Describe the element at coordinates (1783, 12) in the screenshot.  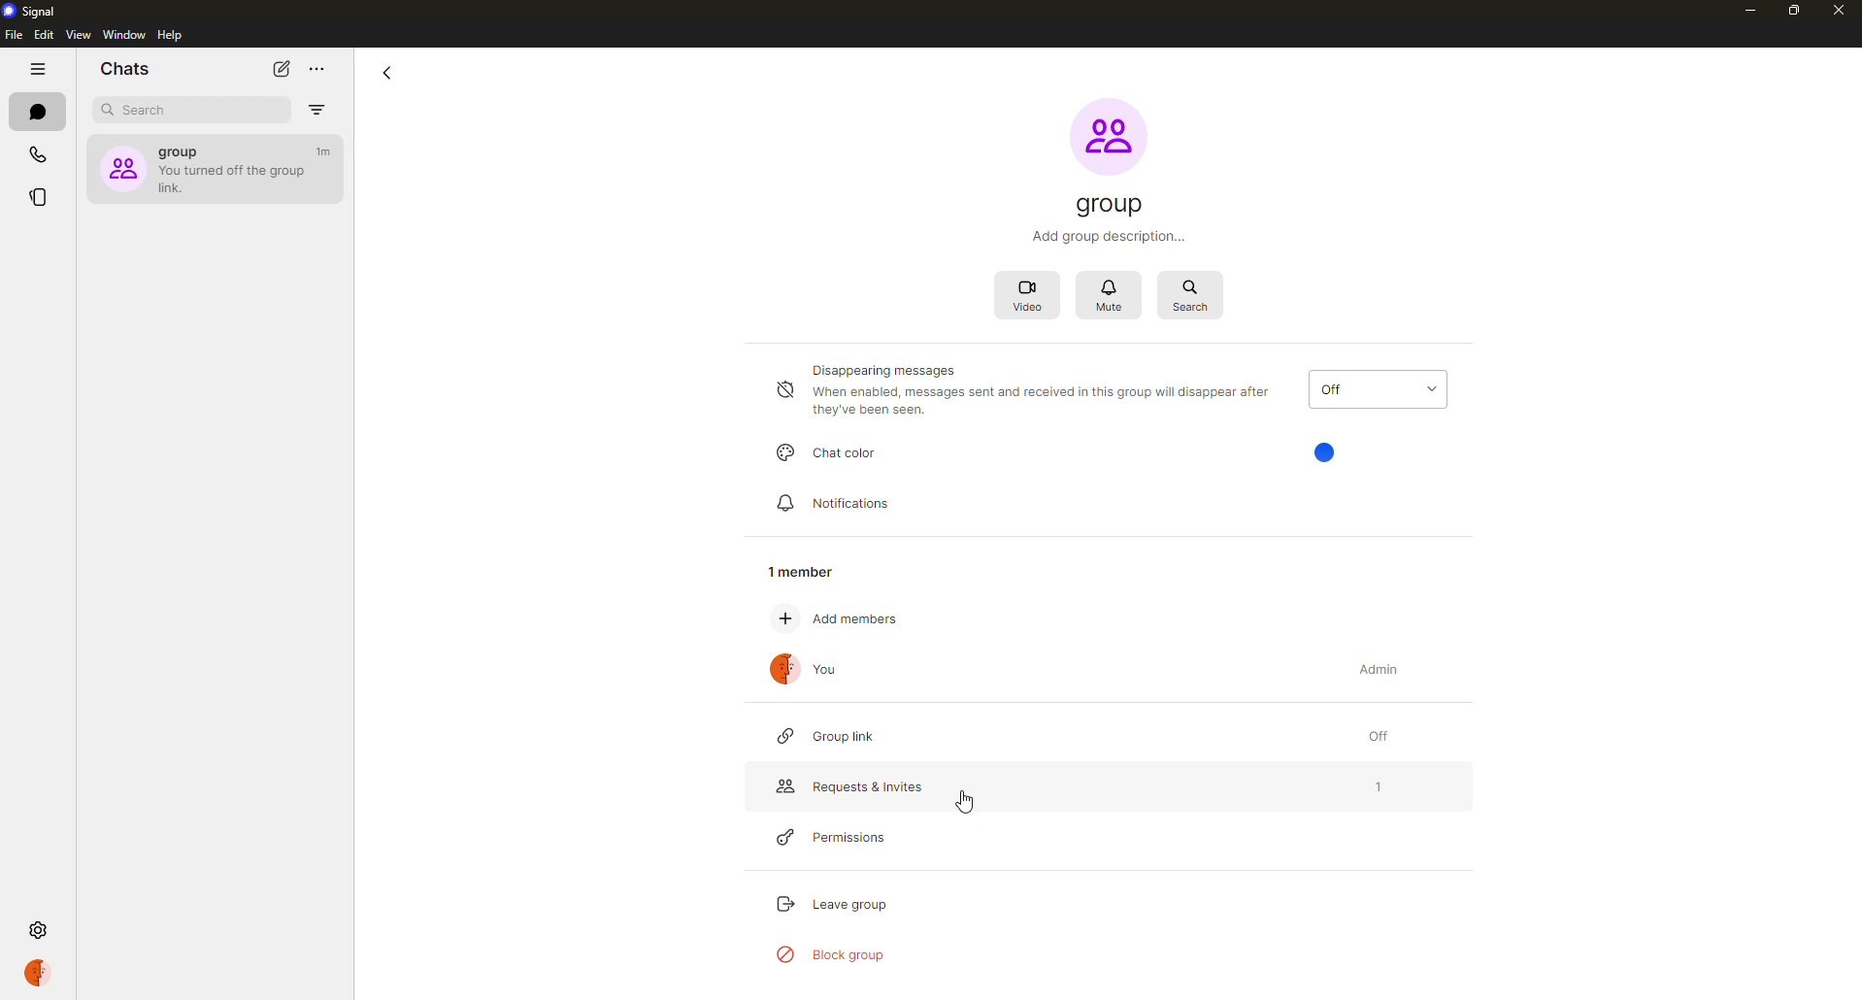
I see `maximize` at that location.